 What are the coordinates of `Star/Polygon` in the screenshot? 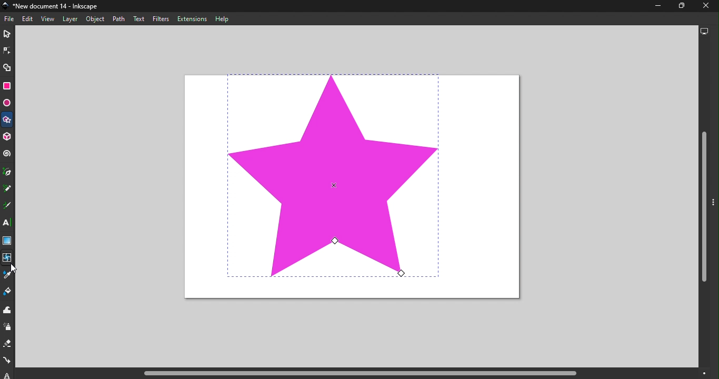 It's located at (7, 121).